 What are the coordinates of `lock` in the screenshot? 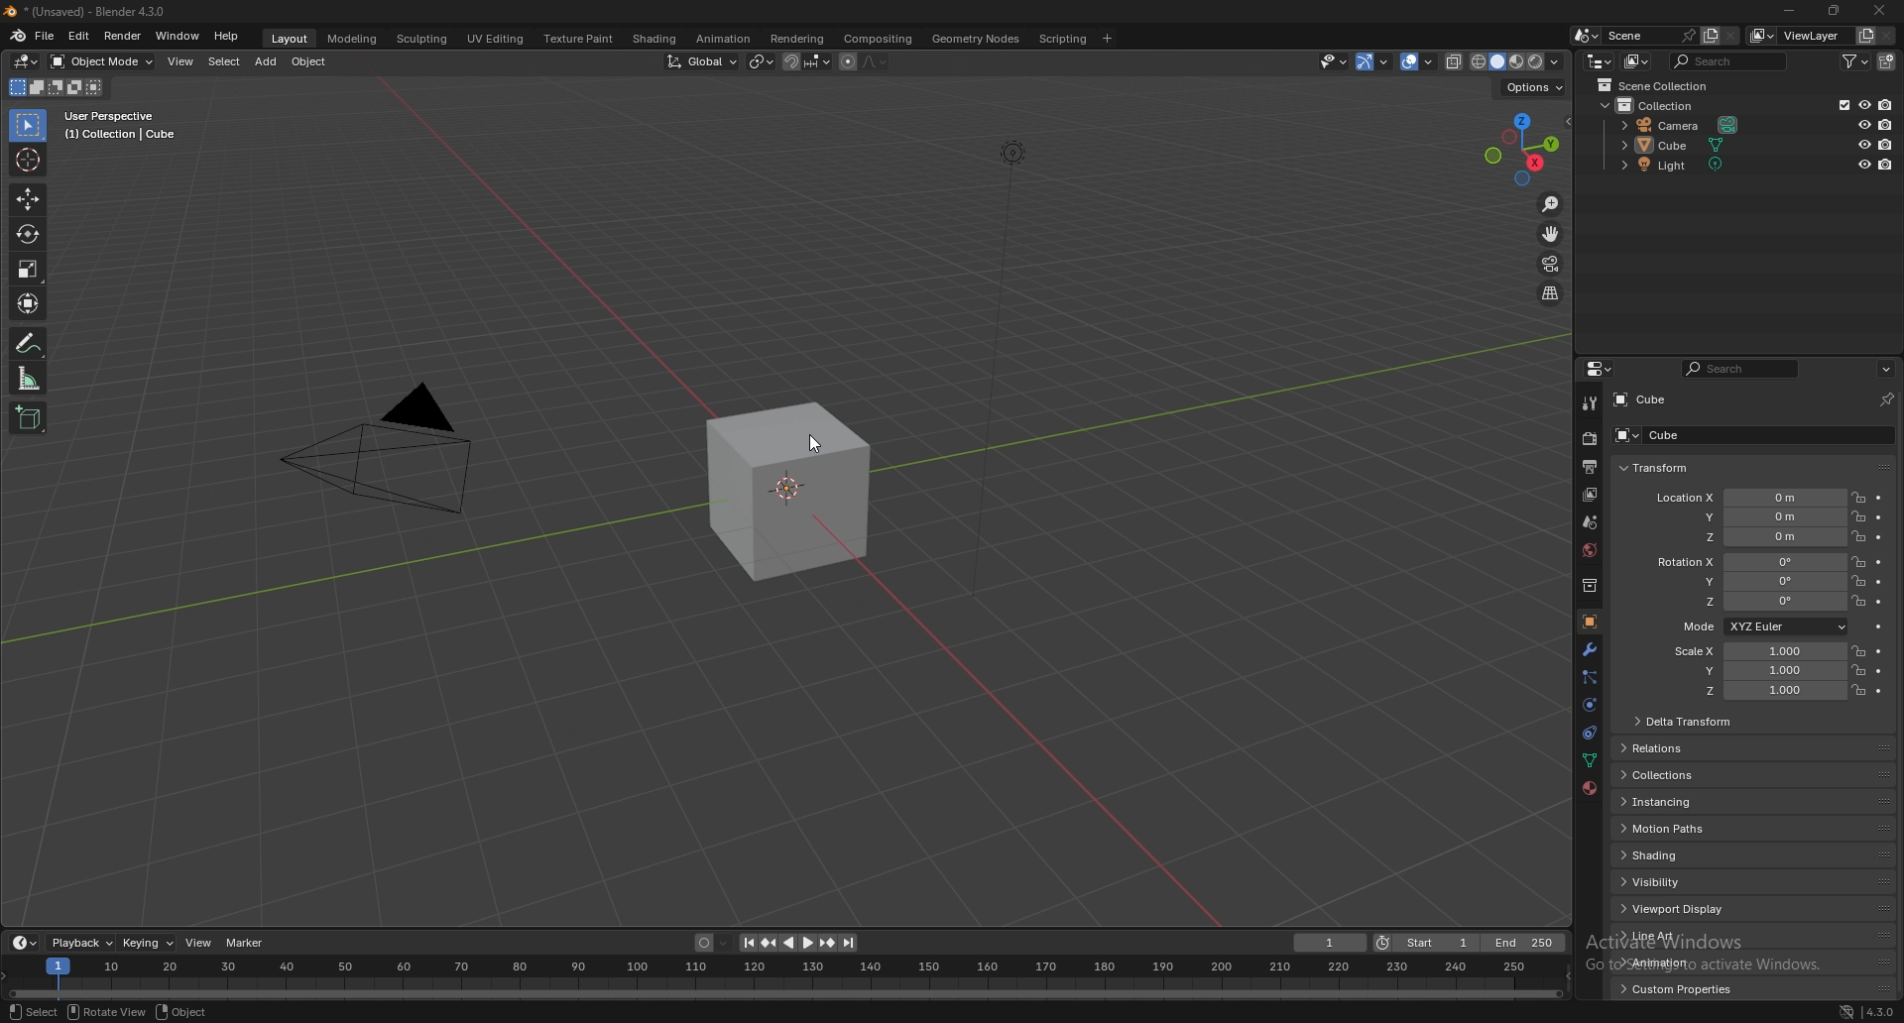 It's located at (1858, 690).